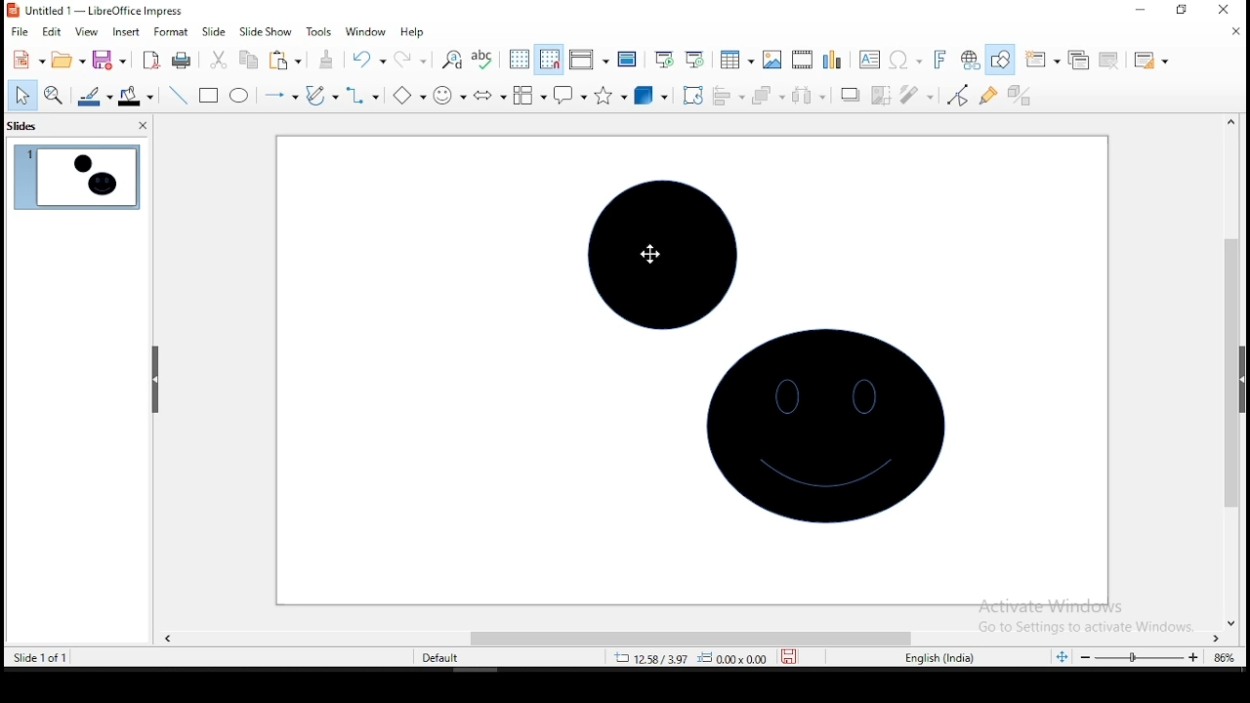 This screenshot has height=703, width=1250. I want to click on icon and filename, so click(96, 11).